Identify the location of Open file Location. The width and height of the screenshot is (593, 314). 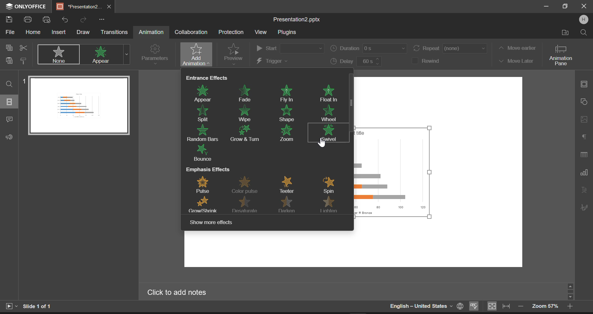
(566, 32).